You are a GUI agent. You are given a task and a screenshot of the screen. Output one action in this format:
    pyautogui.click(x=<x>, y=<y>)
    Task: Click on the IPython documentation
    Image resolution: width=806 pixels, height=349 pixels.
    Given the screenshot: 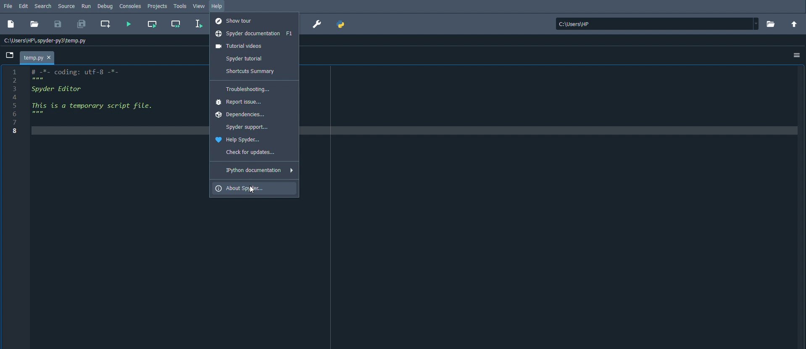 What is the action you would take?
    pyautogui.click(x=257, y=170)
    